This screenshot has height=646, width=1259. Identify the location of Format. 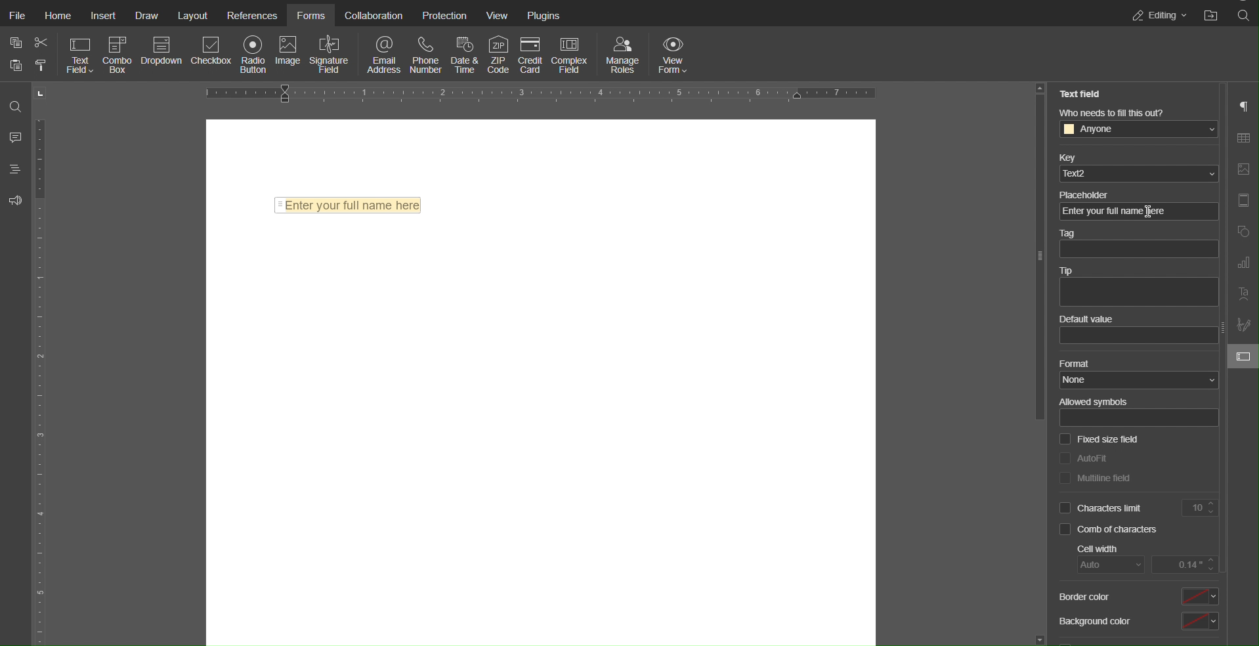
(1135, 373).